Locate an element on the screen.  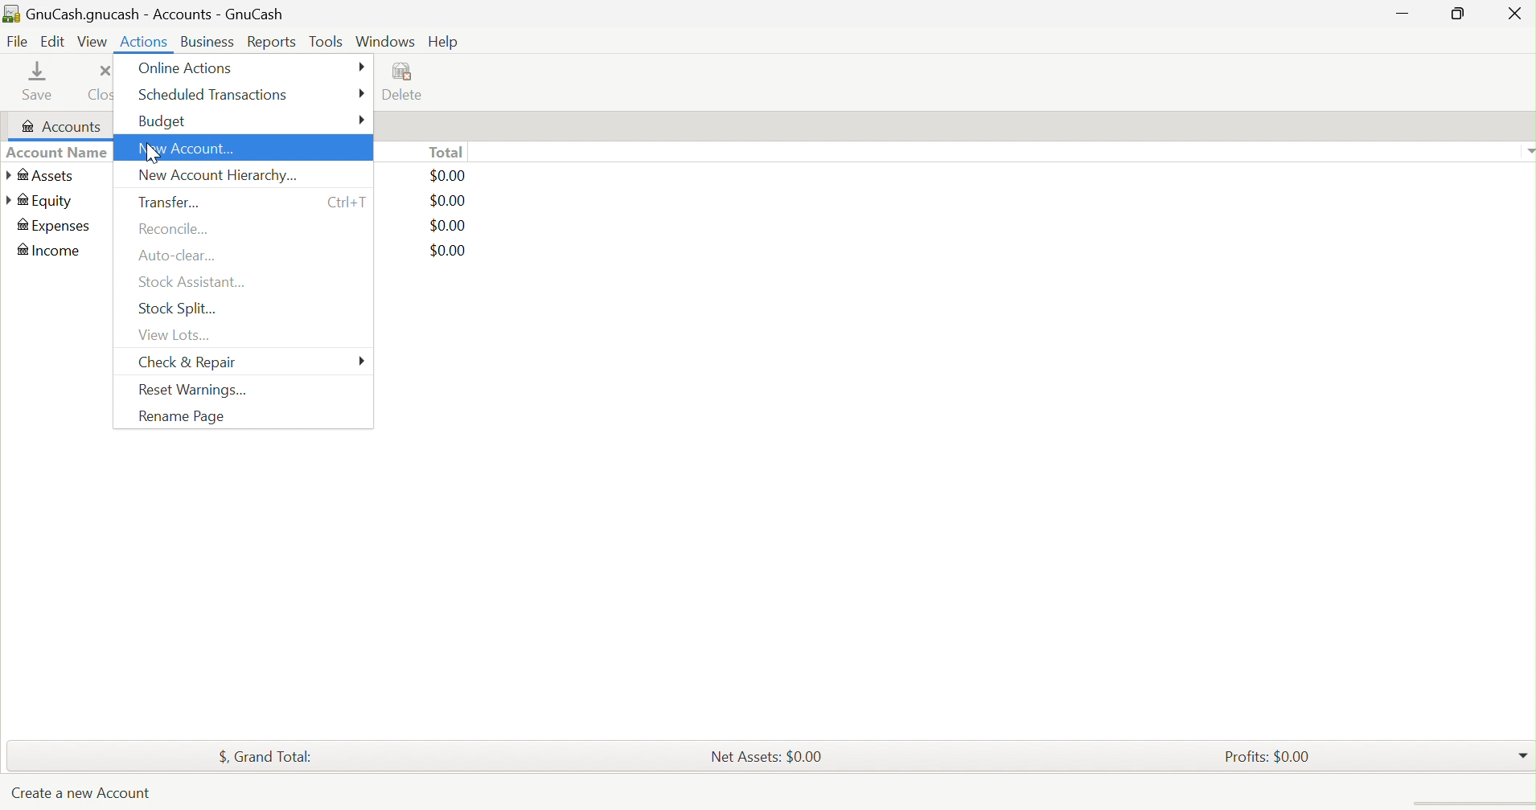
Tools is located at coordinates (327, 42).